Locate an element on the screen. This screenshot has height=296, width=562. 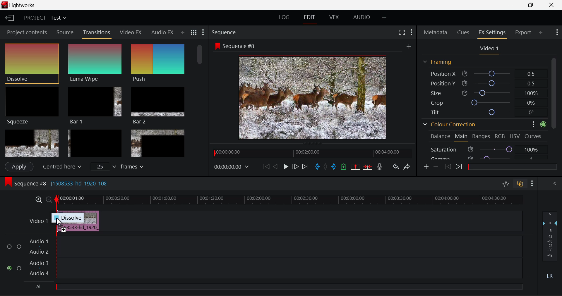
Close is located at coordinates (551, 5).